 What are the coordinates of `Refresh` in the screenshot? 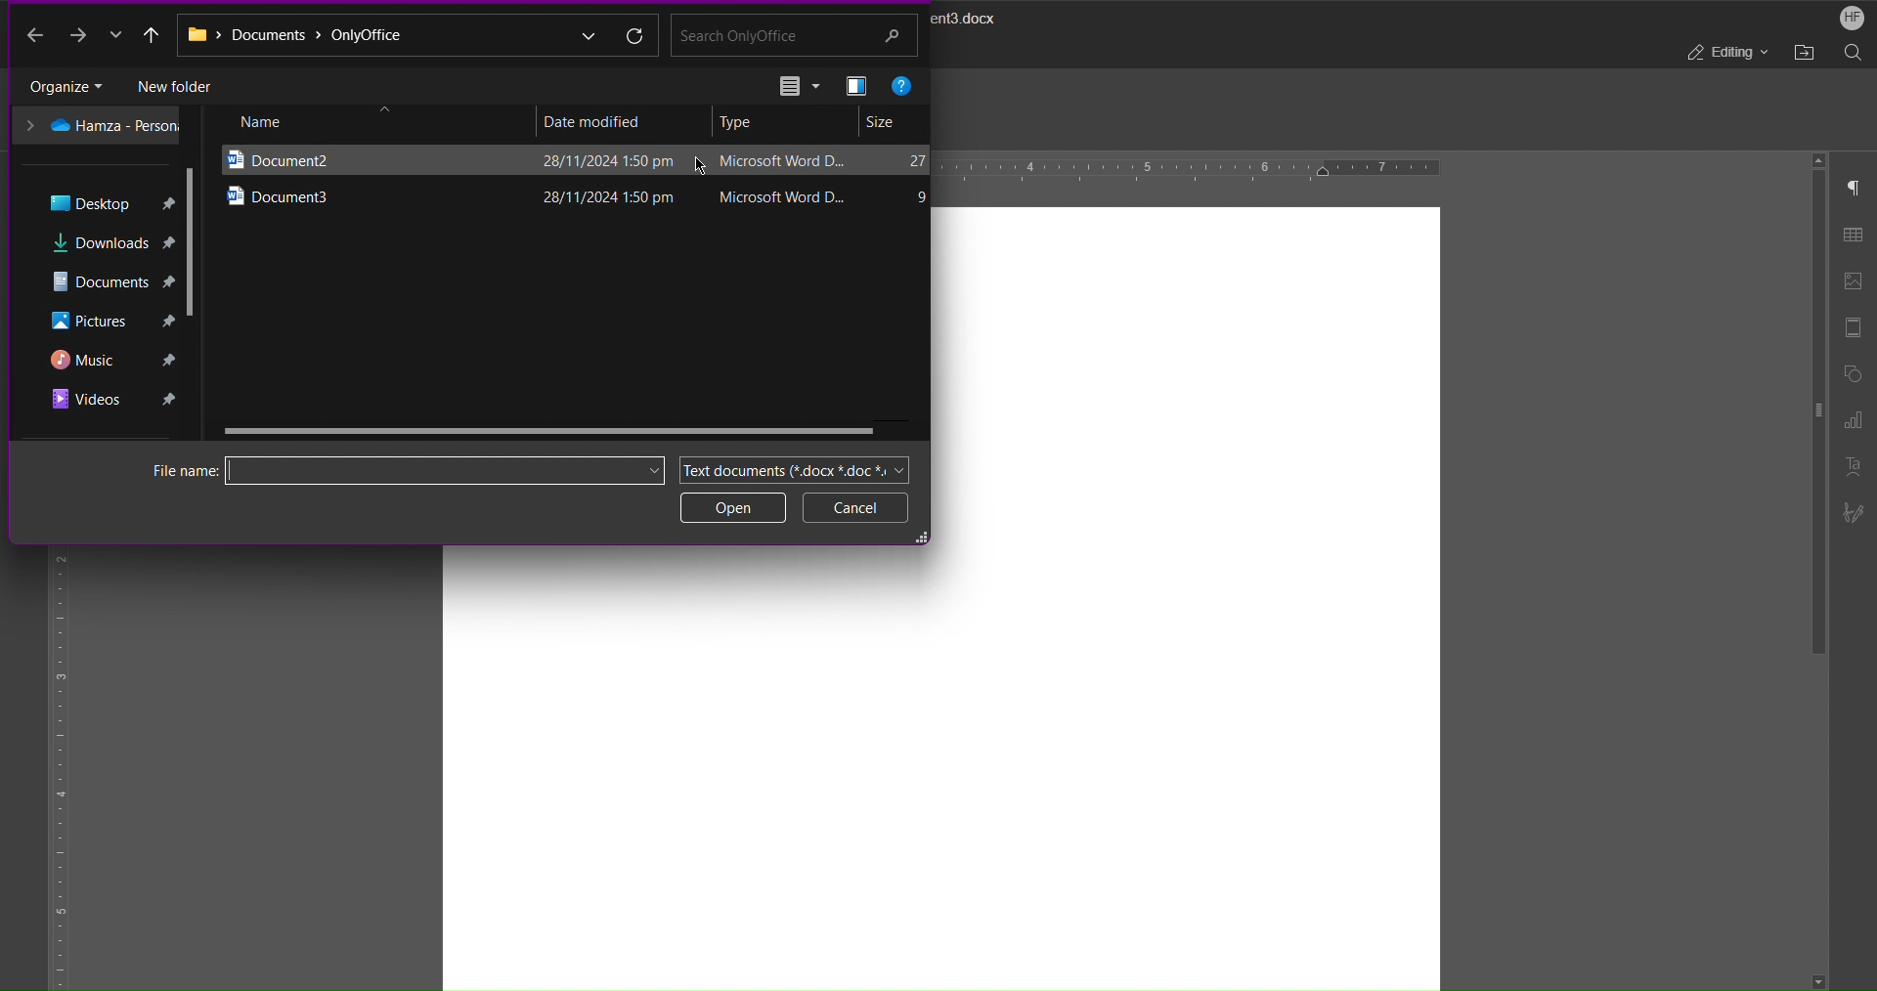 It's located at (634, 34).